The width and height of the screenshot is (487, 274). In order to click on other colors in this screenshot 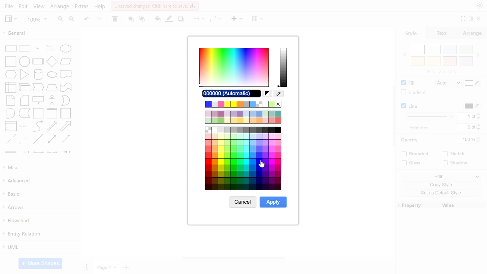, I will do `click(243, 117)`.